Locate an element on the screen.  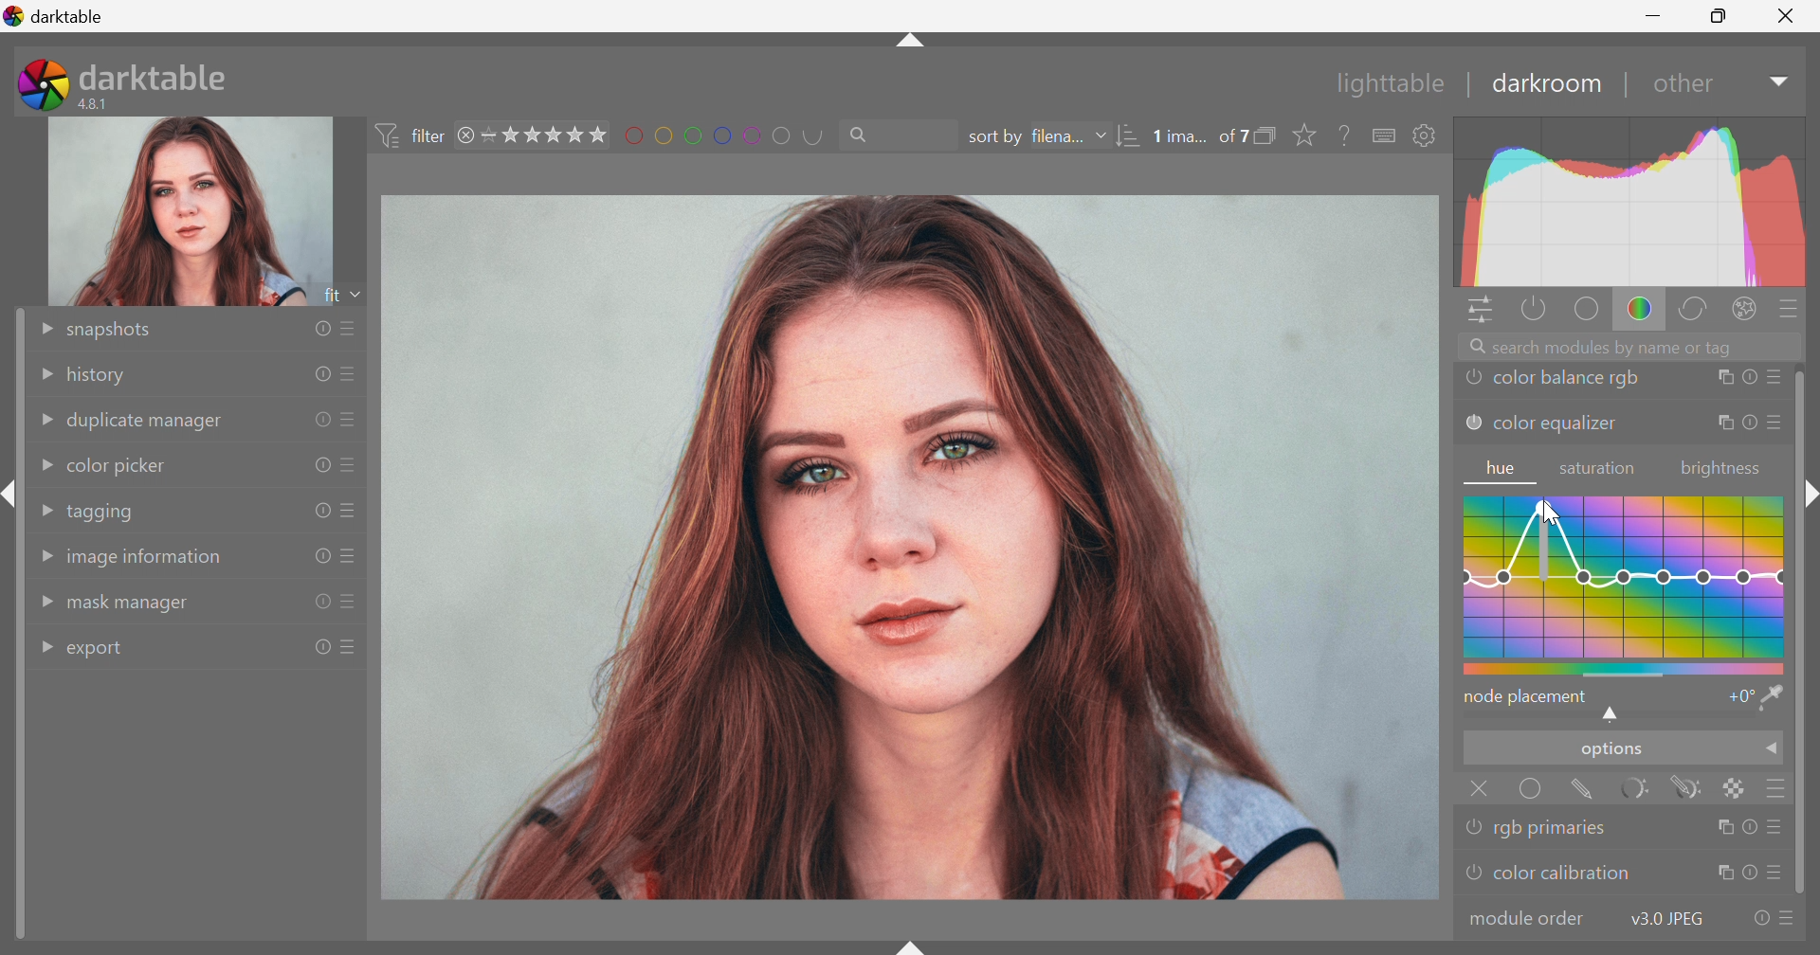
presets is located at coordinates (352, 511).